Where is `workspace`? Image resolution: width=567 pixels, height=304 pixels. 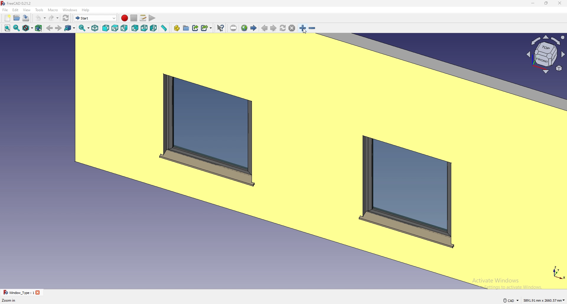 workspace is located at coordinates (261, 161).